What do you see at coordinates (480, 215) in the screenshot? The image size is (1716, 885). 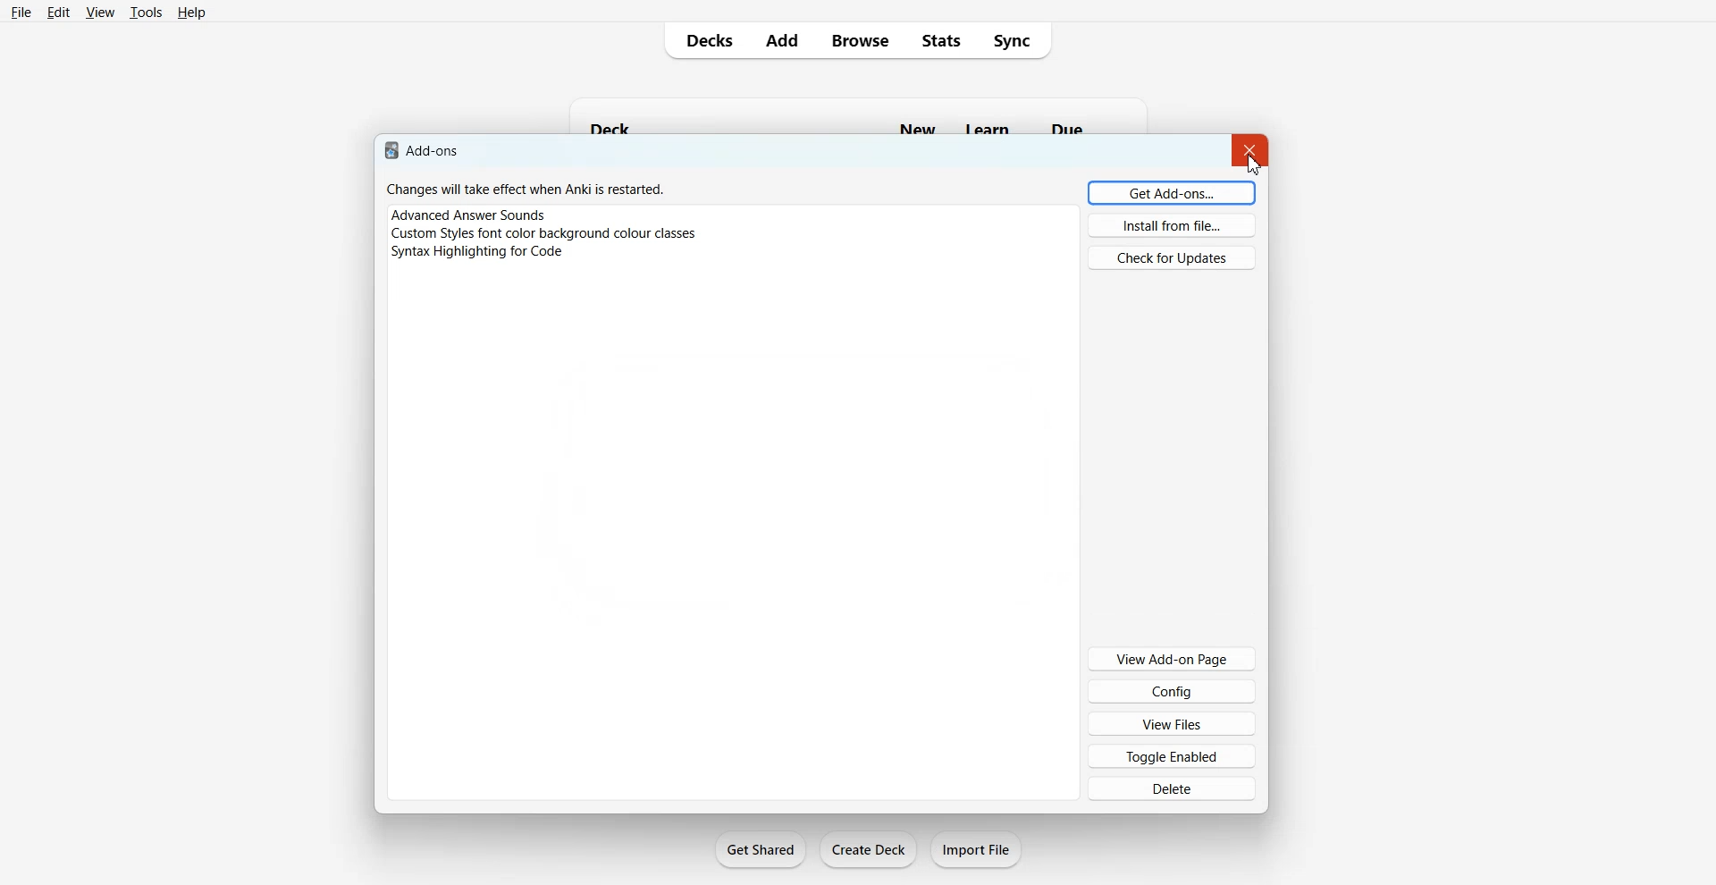 I see `Advanced Answer Sounds` at bounding box center [480, 215].